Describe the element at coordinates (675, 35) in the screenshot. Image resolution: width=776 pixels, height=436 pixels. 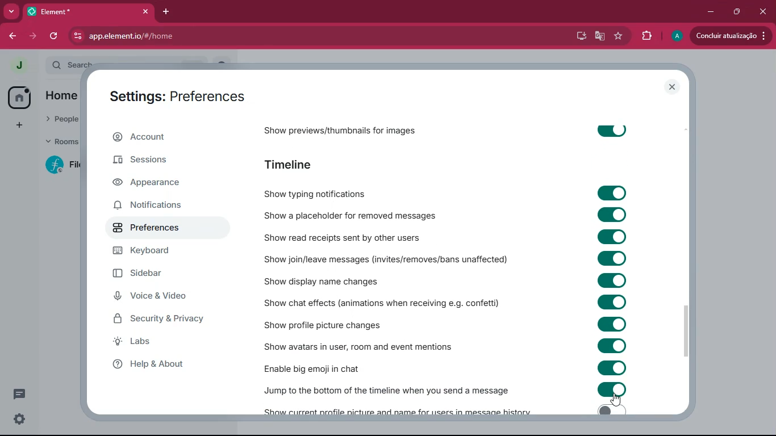
I see `A` at that location.